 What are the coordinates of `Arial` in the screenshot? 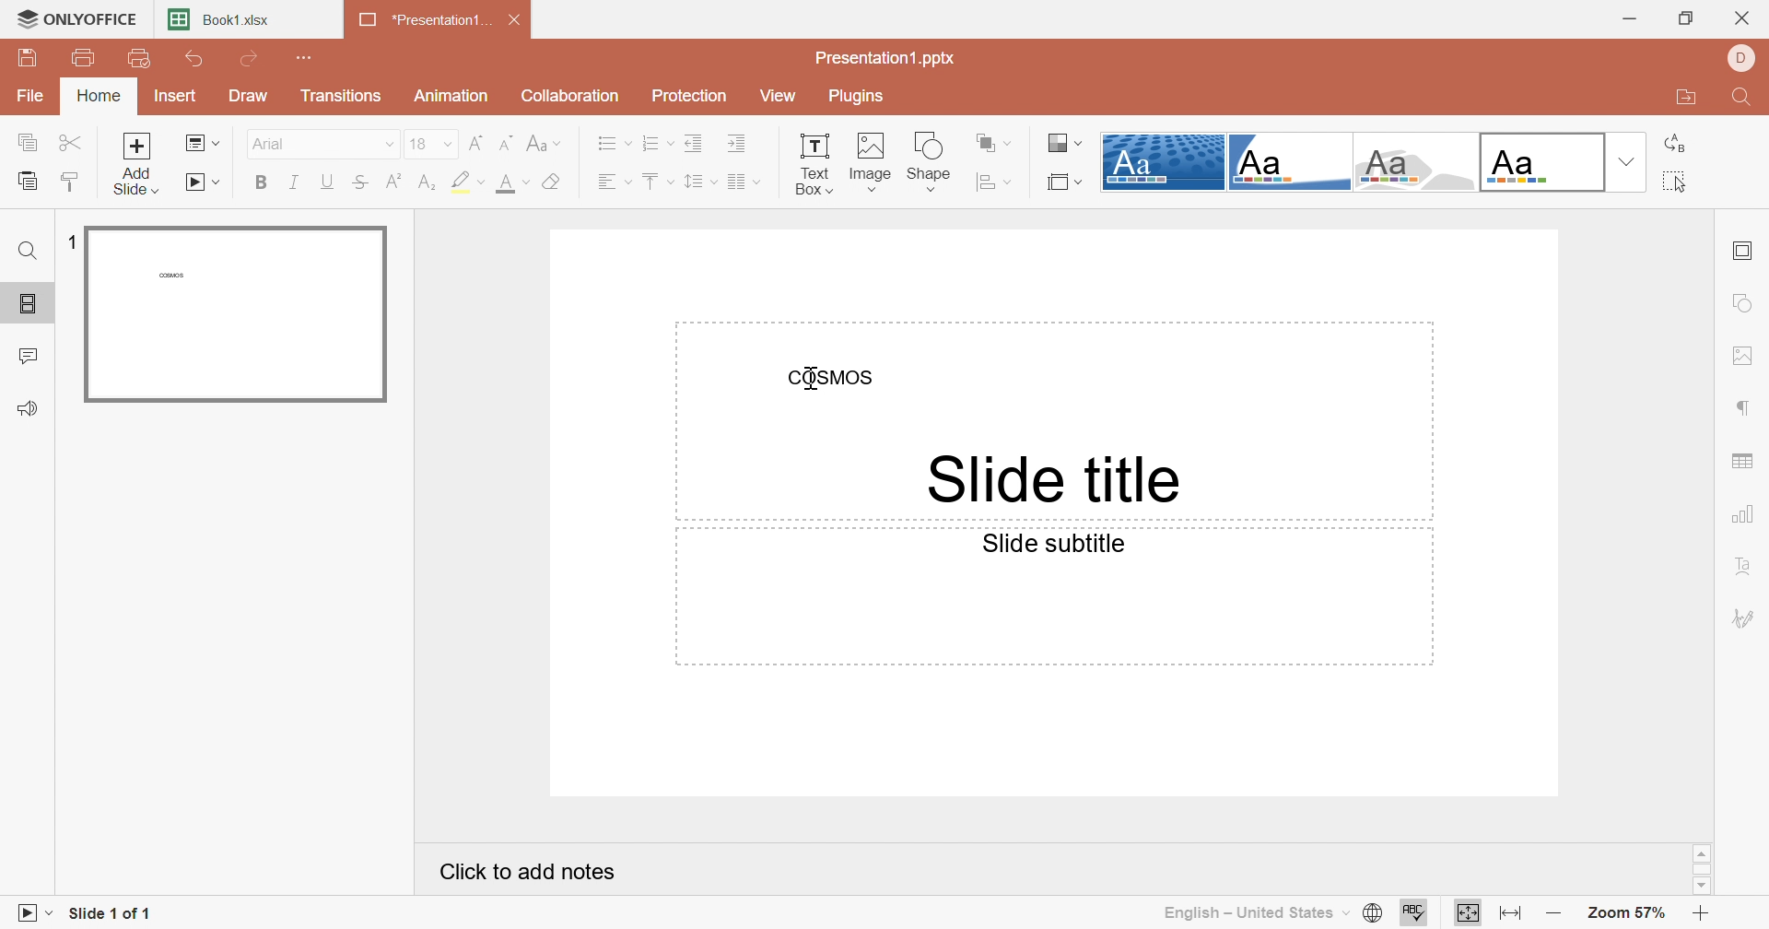 It's located at (325, 145).